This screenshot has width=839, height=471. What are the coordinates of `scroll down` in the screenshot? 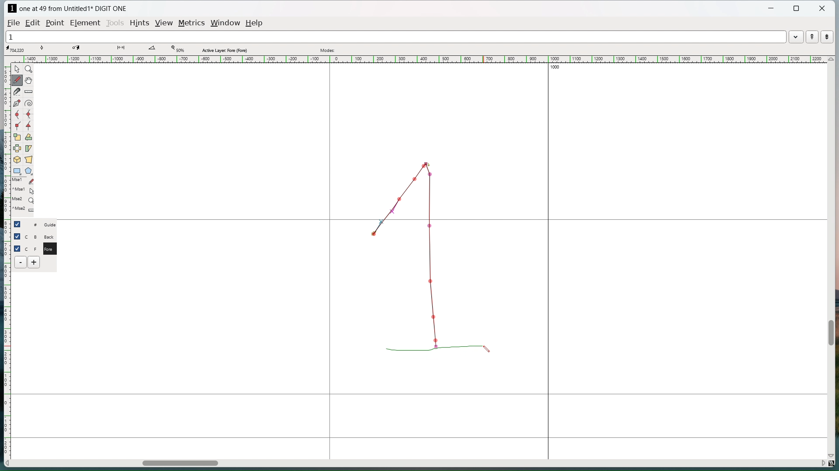 It's located at (833, 454).